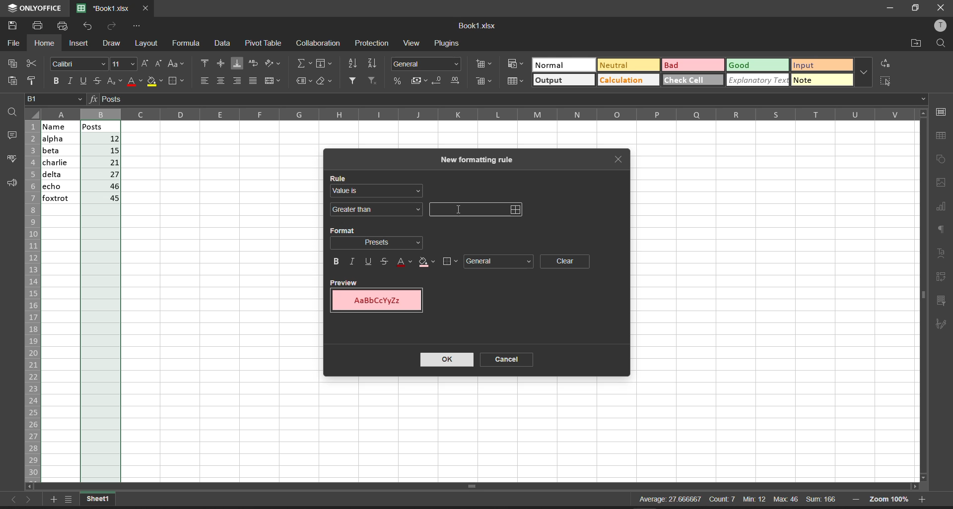 This screenshot has width=953, height=509. What do you see at coordinates (69, 81) in the screenshot?
I see `italic` at bounding box center [69, 81].